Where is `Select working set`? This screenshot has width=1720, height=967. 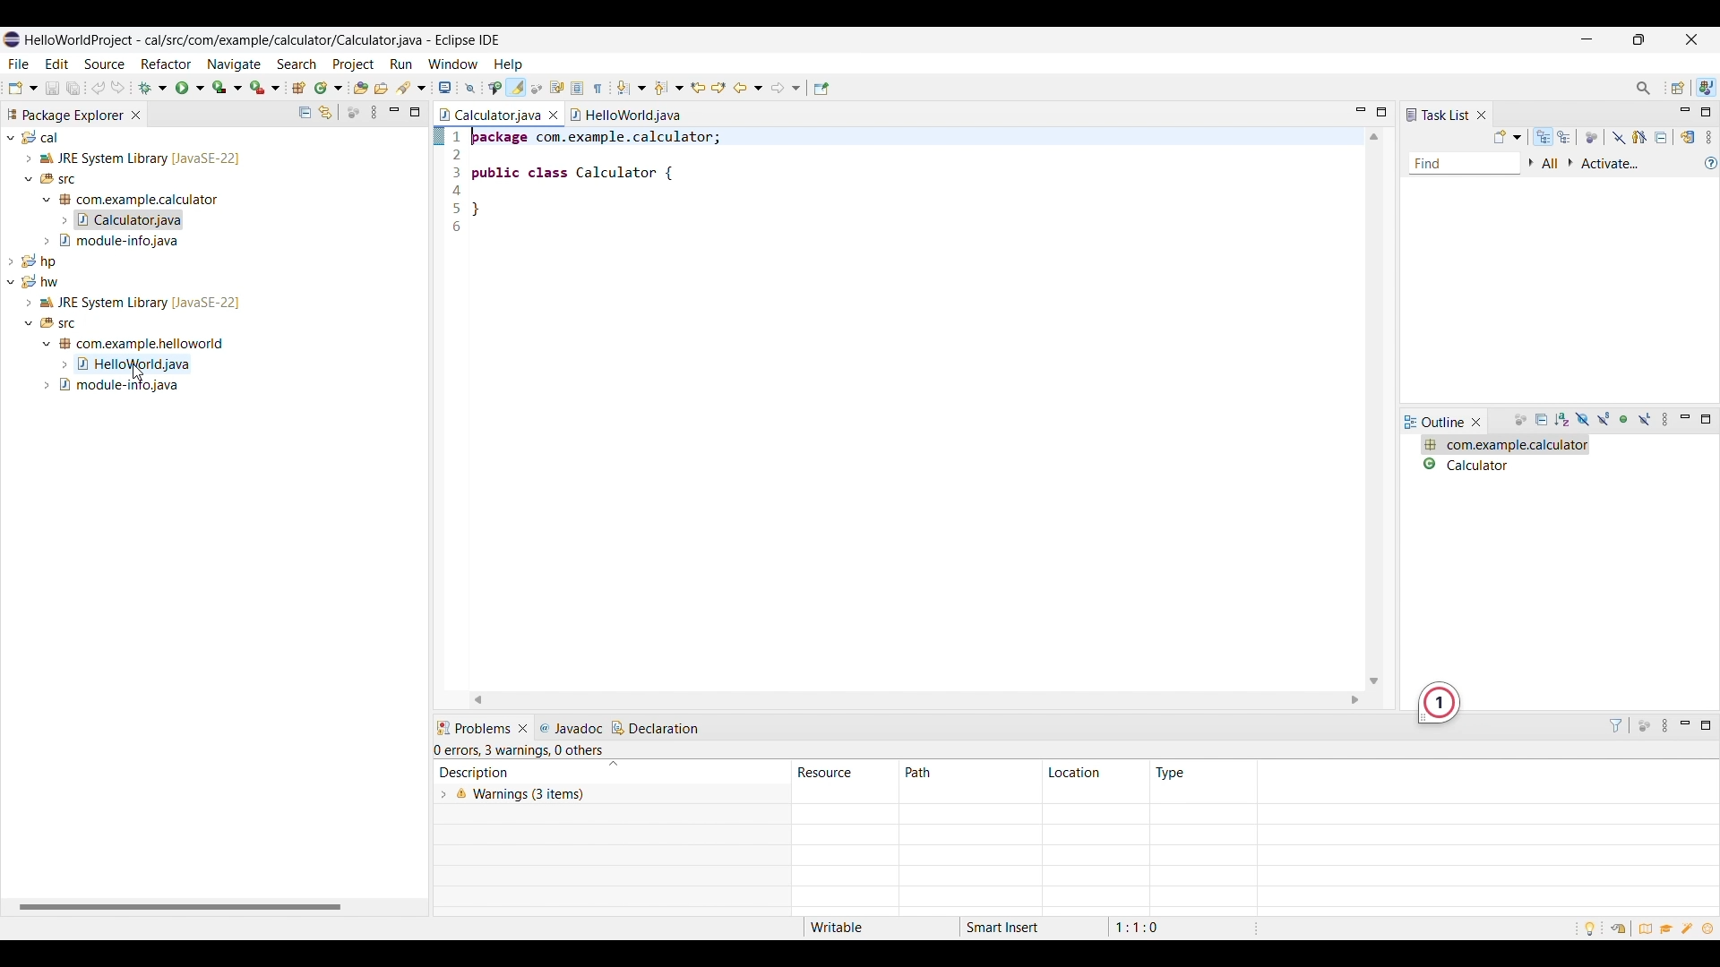
Select working set is located at coordinates (1531, 163).